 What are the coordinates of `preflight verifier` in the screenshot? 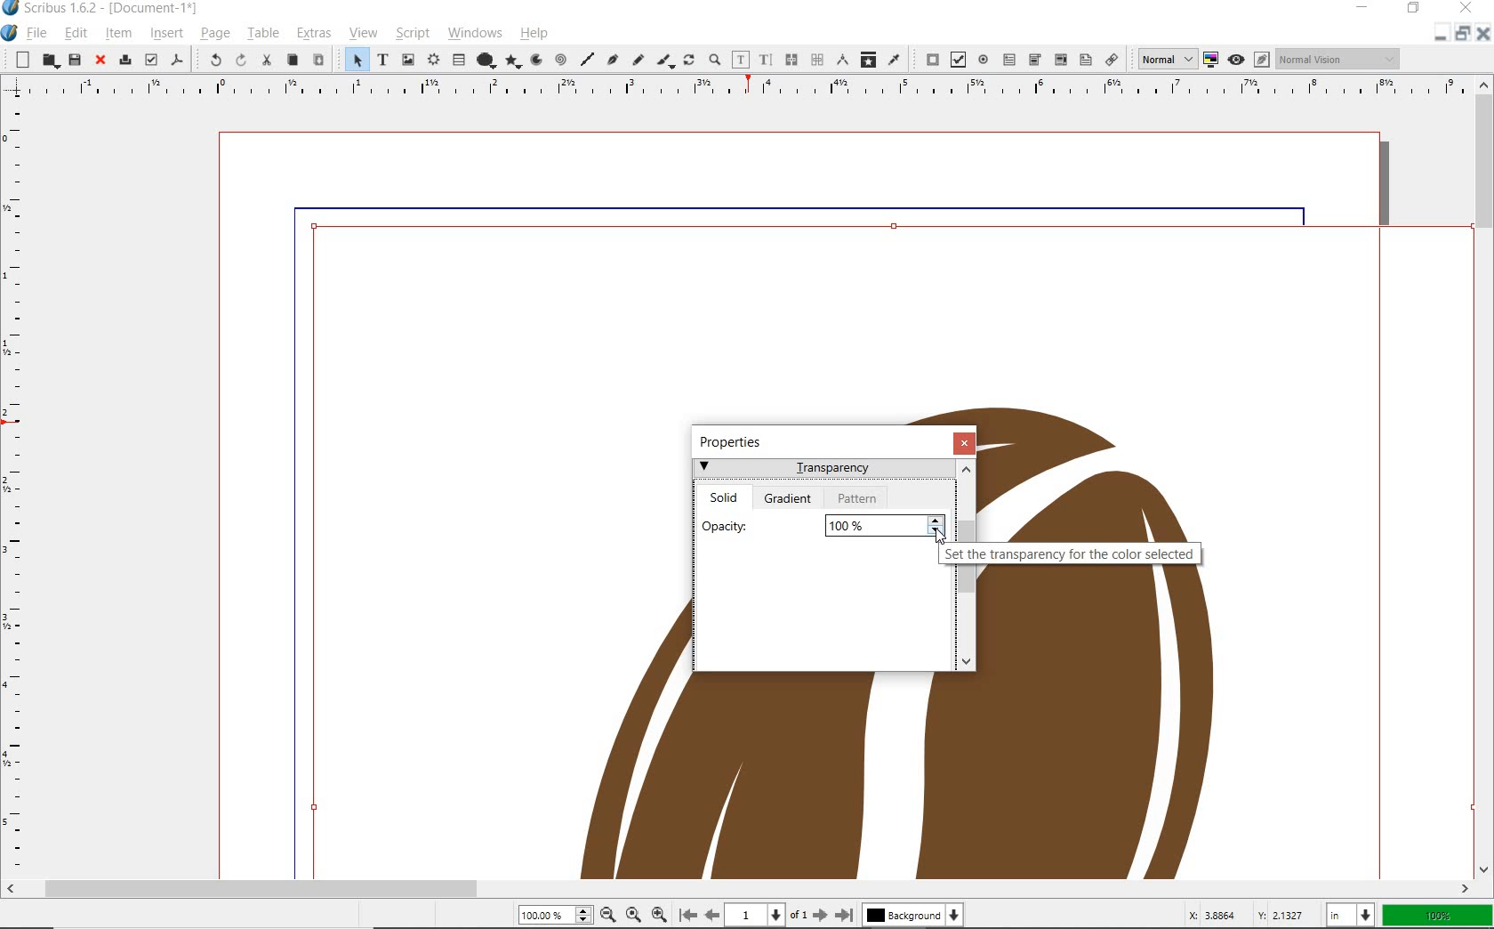 It's located at (150, 61).